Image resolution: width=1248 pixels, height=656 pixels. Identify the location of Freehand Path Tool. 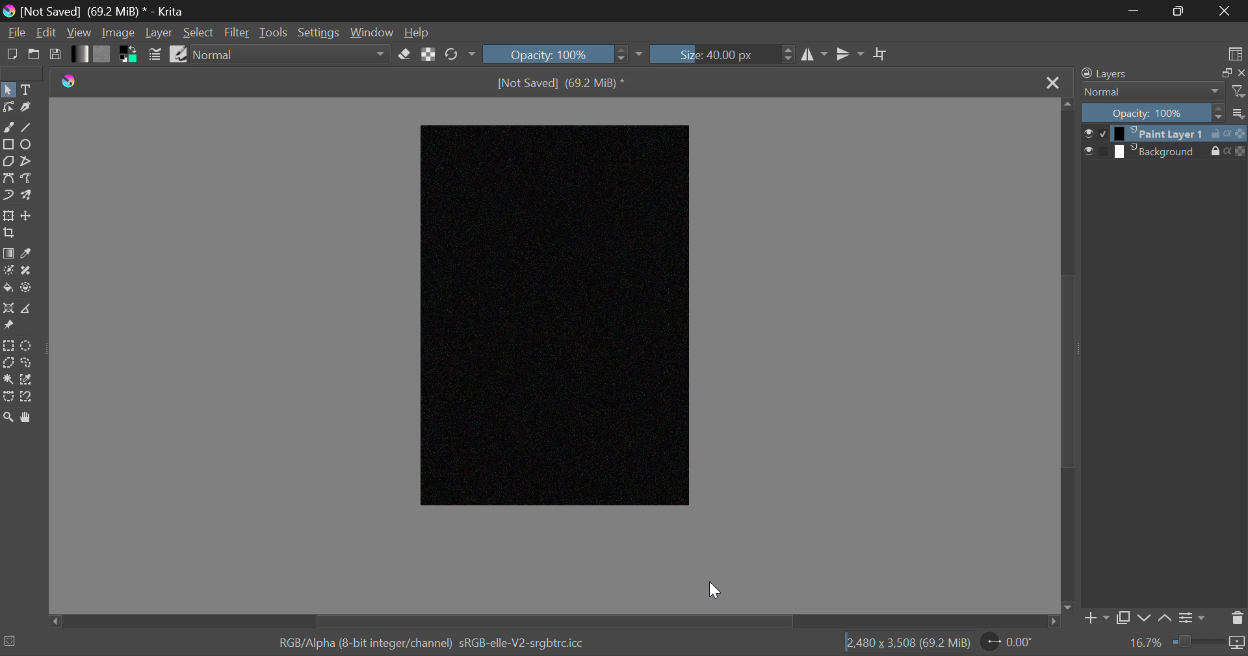
(27, 179).